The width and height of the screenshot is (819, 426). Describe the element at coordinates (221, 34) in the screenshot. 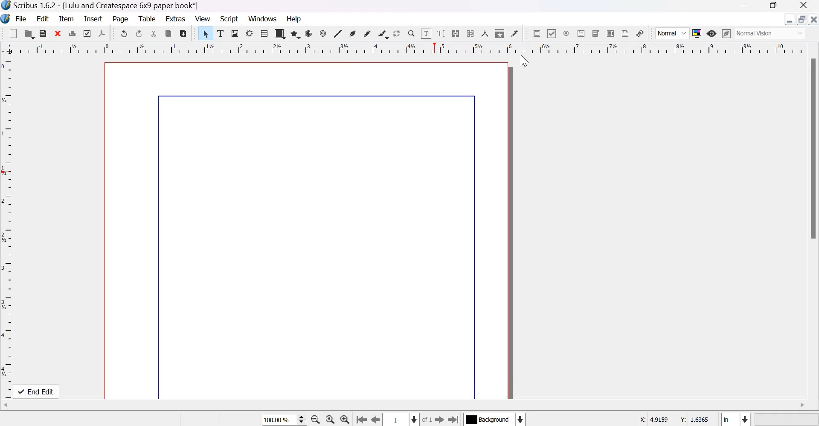

I see `text frame` at that location.